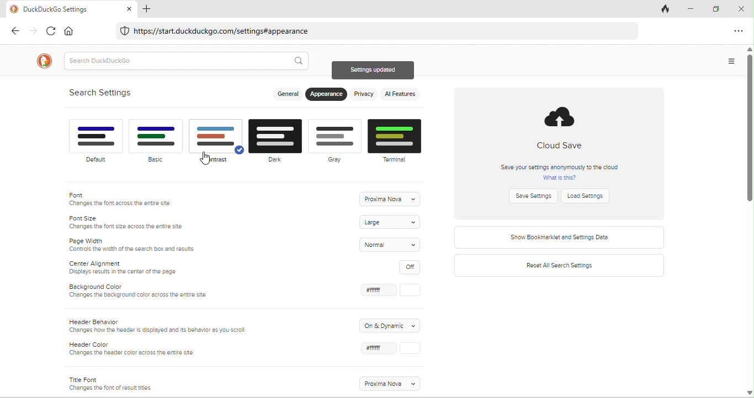 The width and height of the screenshot is (754, 398). What do you see at coordinates (560, 266) in the screenshot?
I see `reset all search settings` at bounding box center [560, 266].